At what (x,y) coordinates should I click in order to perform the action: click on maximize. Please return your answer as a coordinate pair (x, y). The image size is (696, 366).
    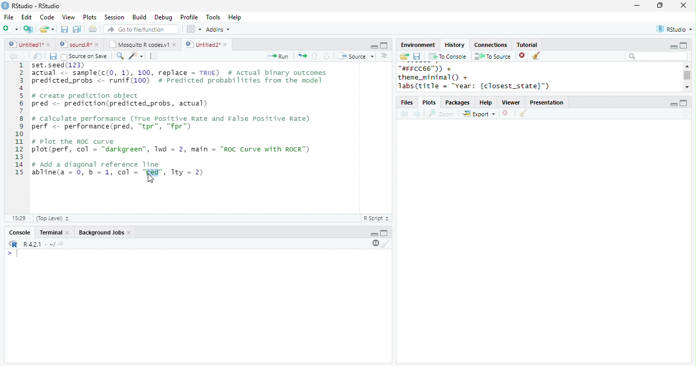
    Looking at the image, I should click on (384, 232).